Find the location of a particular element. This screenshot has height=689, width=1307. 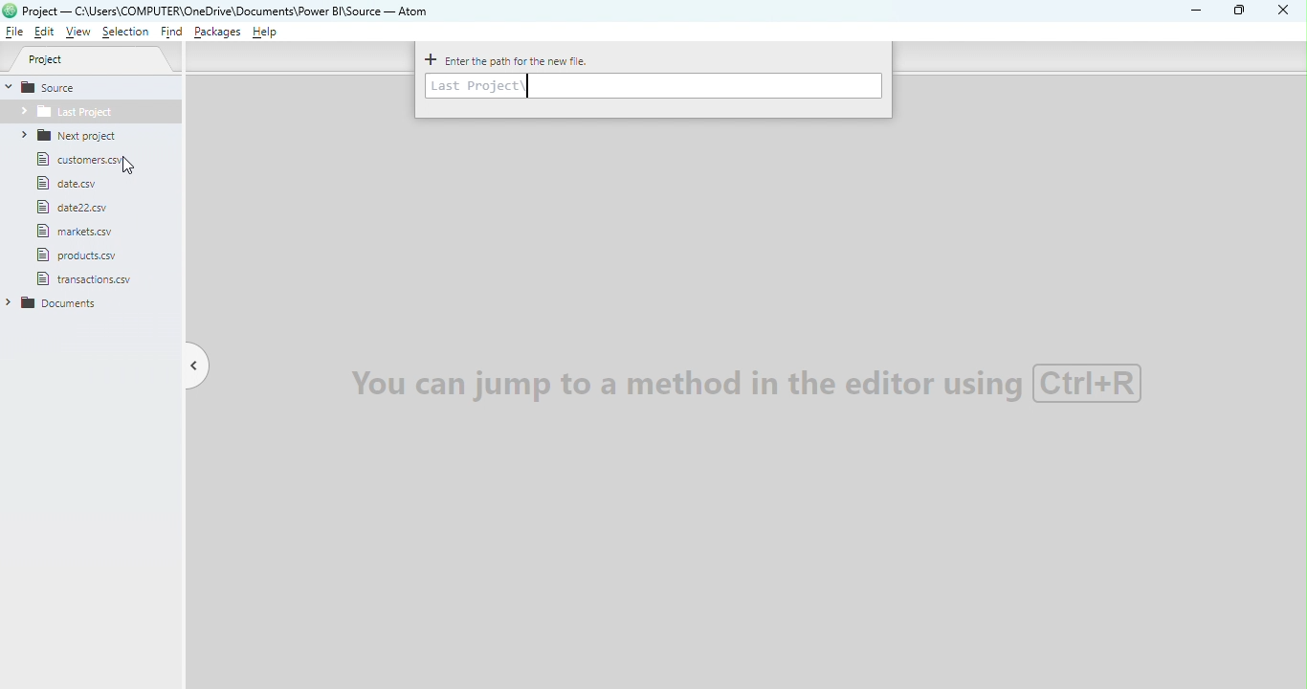

View is located at coordinates (75, 33).